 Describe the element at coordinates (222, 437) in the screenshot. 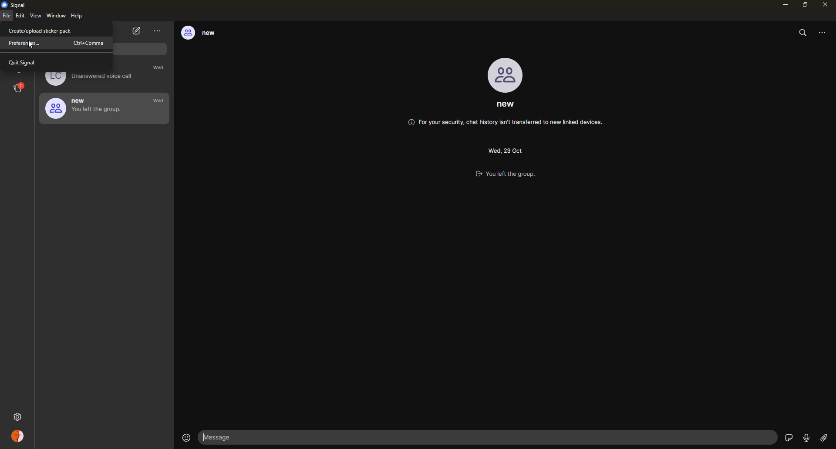

I see `message` at that location.